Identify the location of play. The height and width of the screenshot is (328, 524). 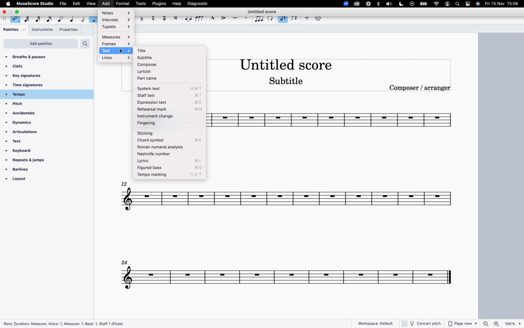
(412, 4).